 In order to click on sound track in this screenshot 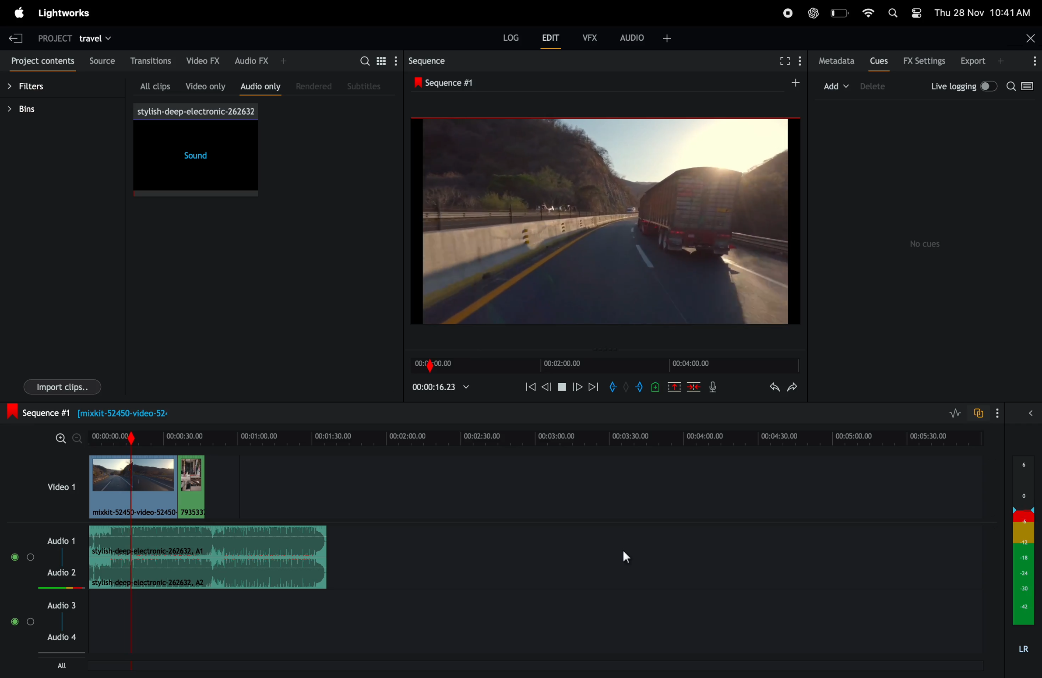, I will do `click(210, 556)`.